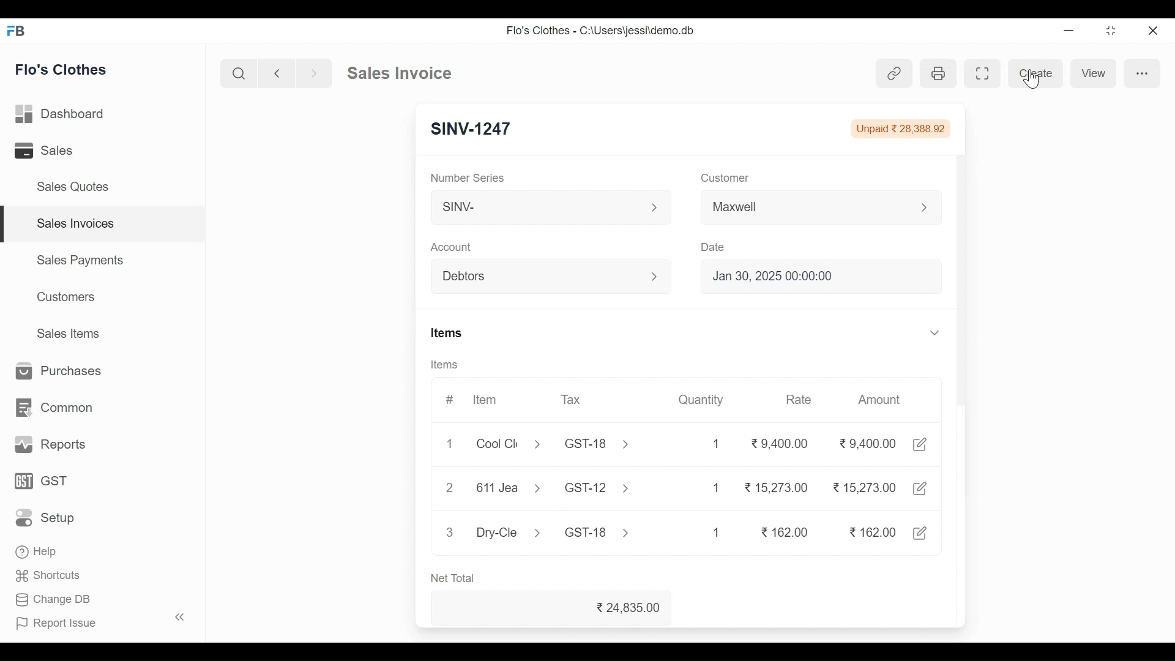  Describe the element at coordinates (311, 73) in the screenshot. I see `Go Forward` at that location.